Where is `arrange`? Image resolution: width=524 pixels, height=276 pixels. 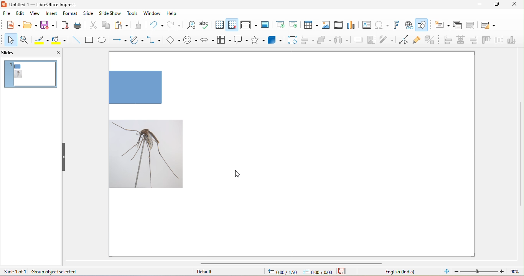 arrange is located at coordinates (324, 41).